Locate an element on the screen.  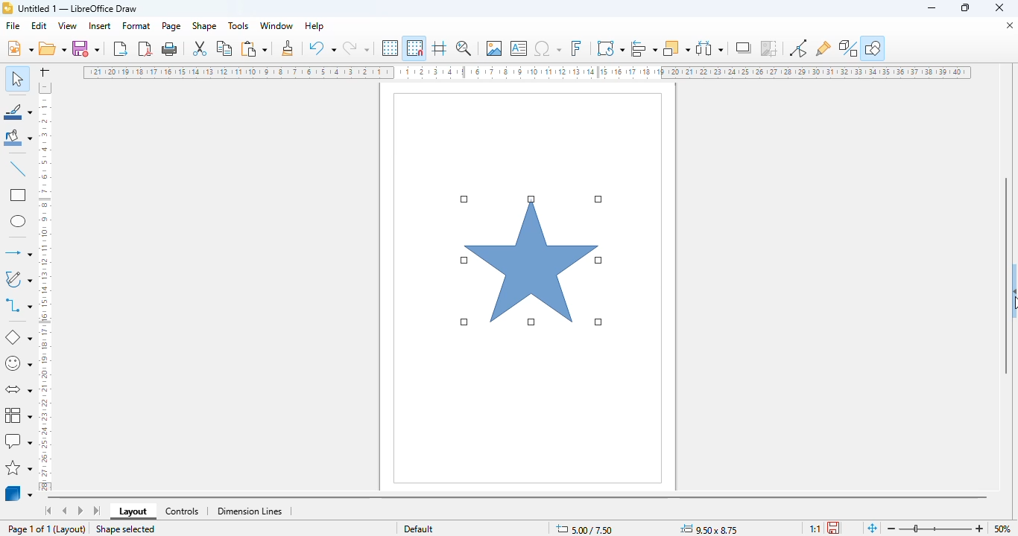
insert special characters is located at coordinates (548, 48).